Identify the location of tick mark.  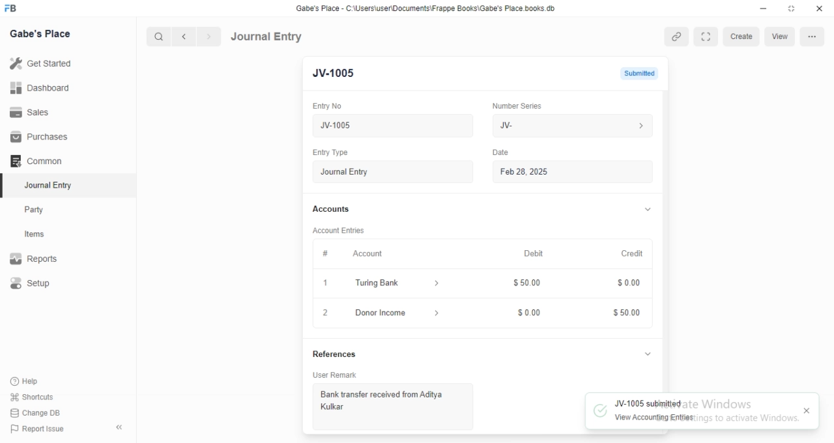
(599, 411).